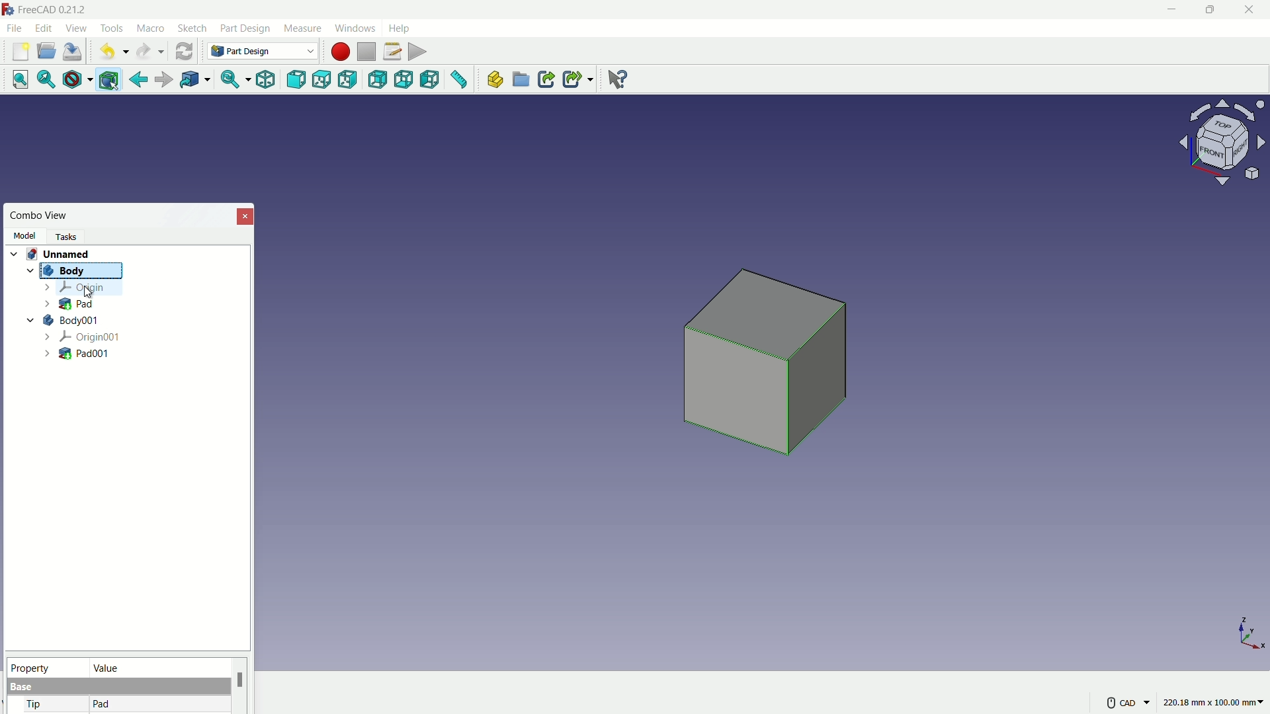  I want to click on close, so click(246, 216).